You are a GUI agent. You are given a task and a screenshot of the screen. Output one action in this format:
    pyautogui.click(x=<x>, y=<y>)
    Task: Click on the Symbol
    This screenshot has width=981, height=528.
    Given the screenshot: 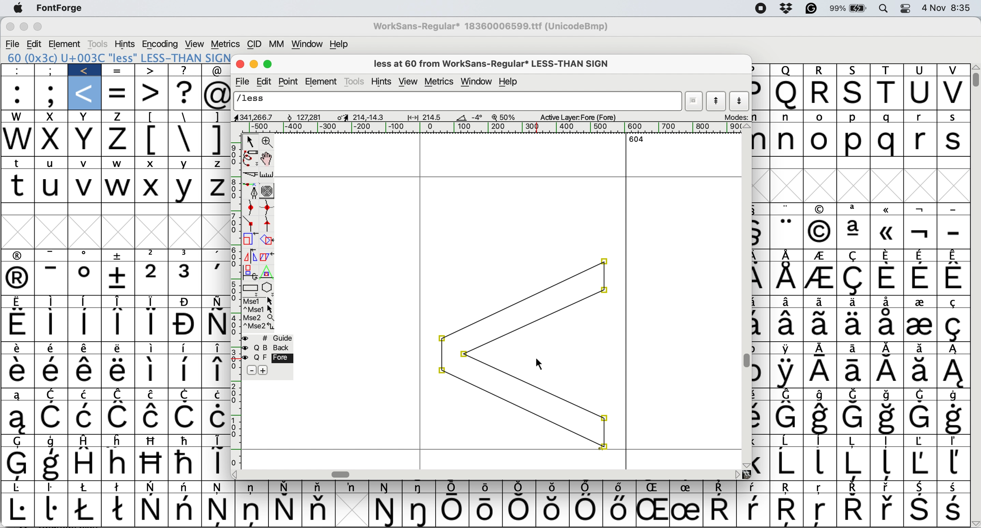 What is the action you would take?
    pyautogui.click(x=216, y=463)
    